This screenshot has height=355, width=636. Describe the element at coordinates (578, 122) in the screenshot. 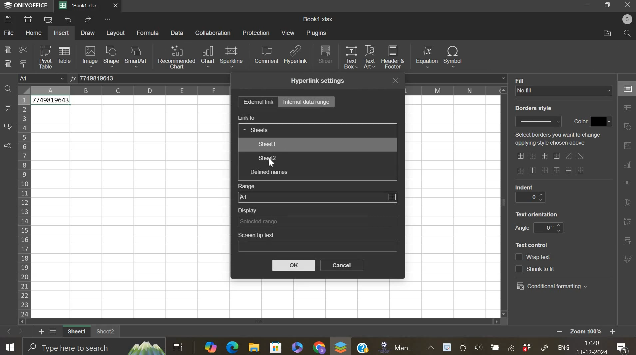

I see `text` at that location.